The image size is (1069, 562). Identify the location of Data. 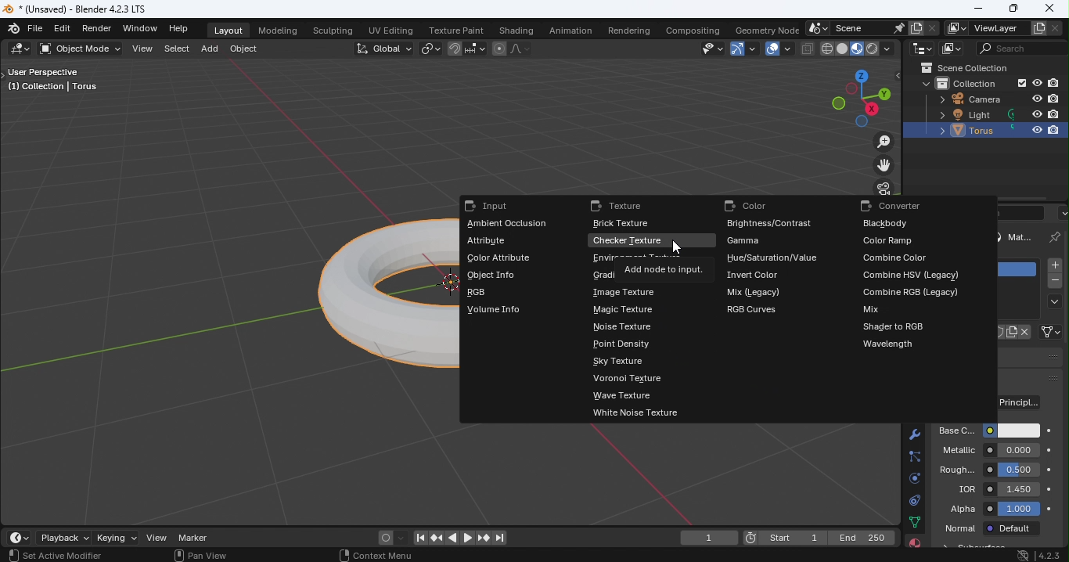
(911, 521).